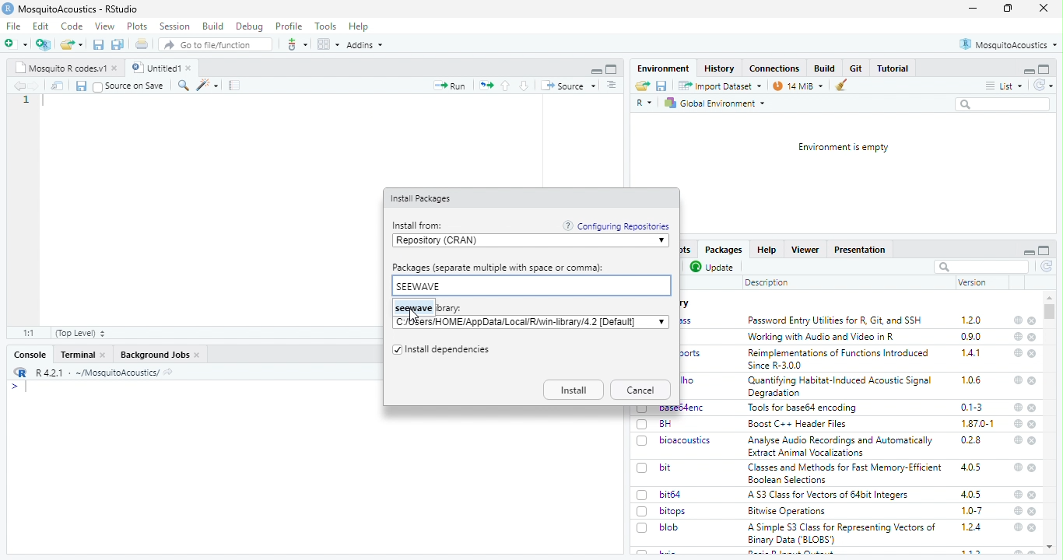 Image resolution: width=1063 pixels, height=560 pixels. I want to click on tool, so click(296, 44).